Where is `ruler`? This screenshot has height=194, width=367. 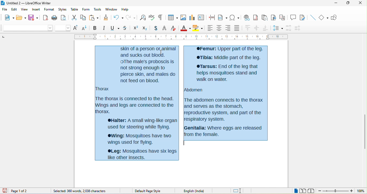
ruler is located at coordinates (183, 37).